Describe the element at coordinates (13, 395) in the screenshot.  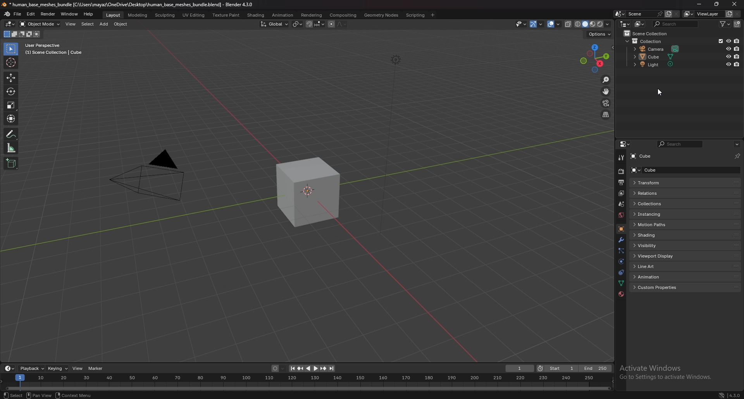
I see `select` at that location.